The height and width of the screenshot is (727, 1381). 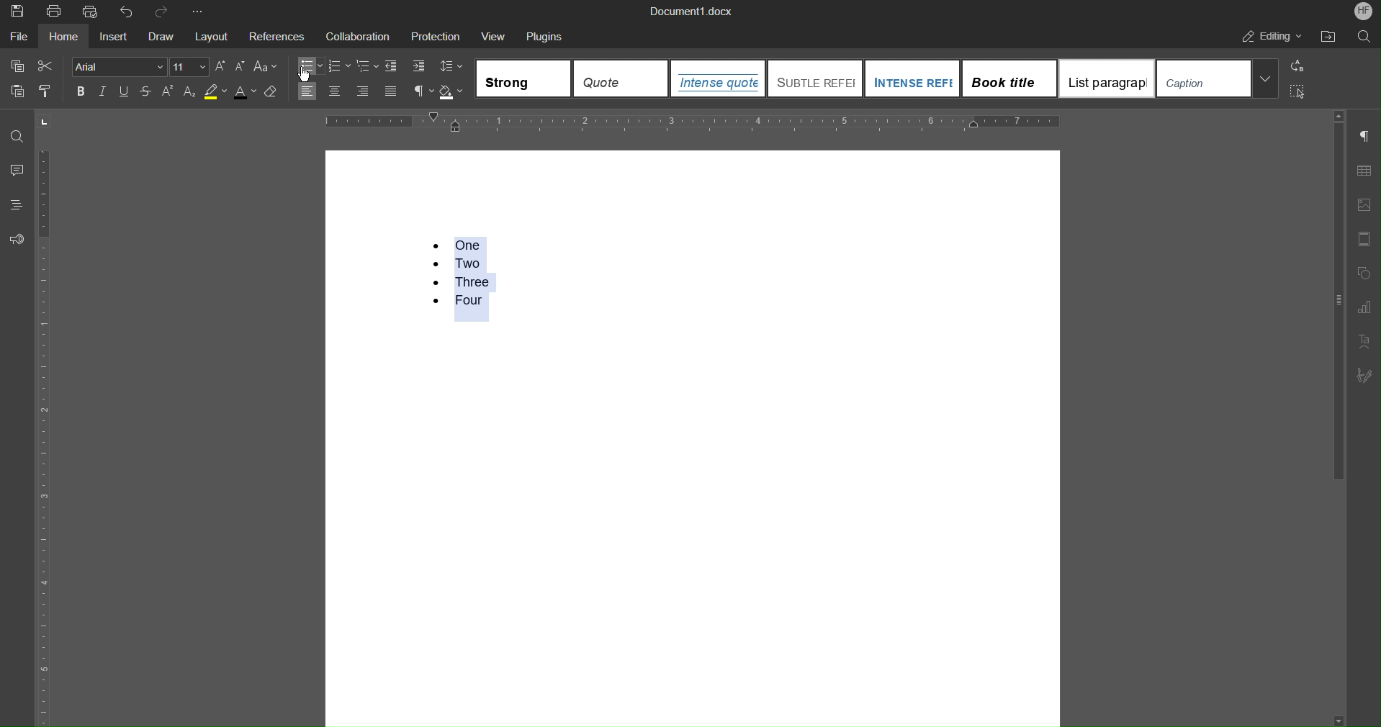 What do you see at coordinates (392, 66) in the screenshot?
I see `Decrease Indent` at bounding box center [392, 66].